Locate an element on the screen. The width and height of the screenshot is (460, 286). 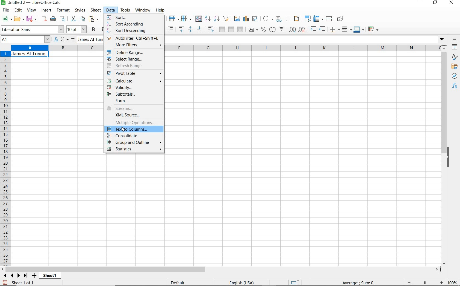
help is located at coordinates (160, 10).